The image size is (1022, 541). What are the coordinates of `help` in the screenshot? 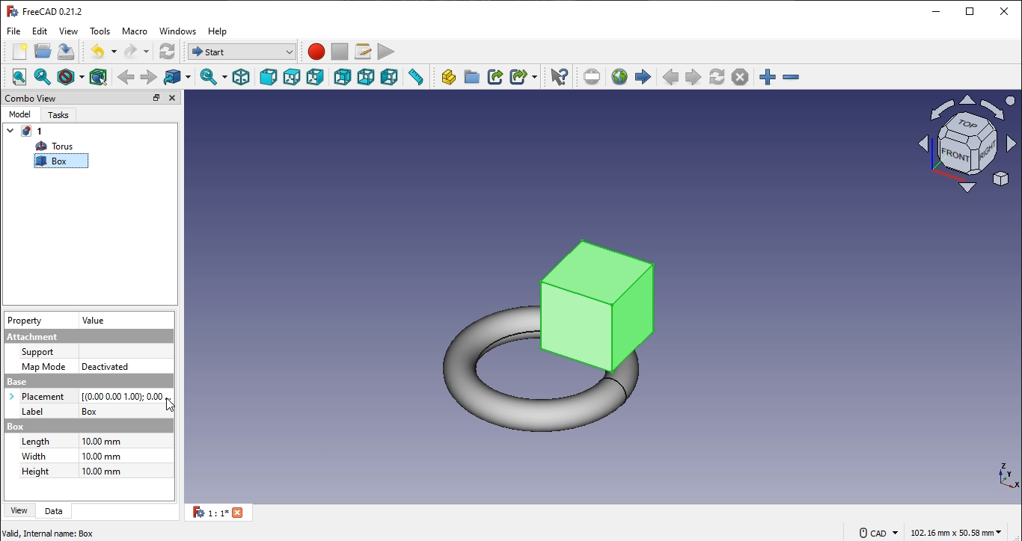 It's located at (219, 31).